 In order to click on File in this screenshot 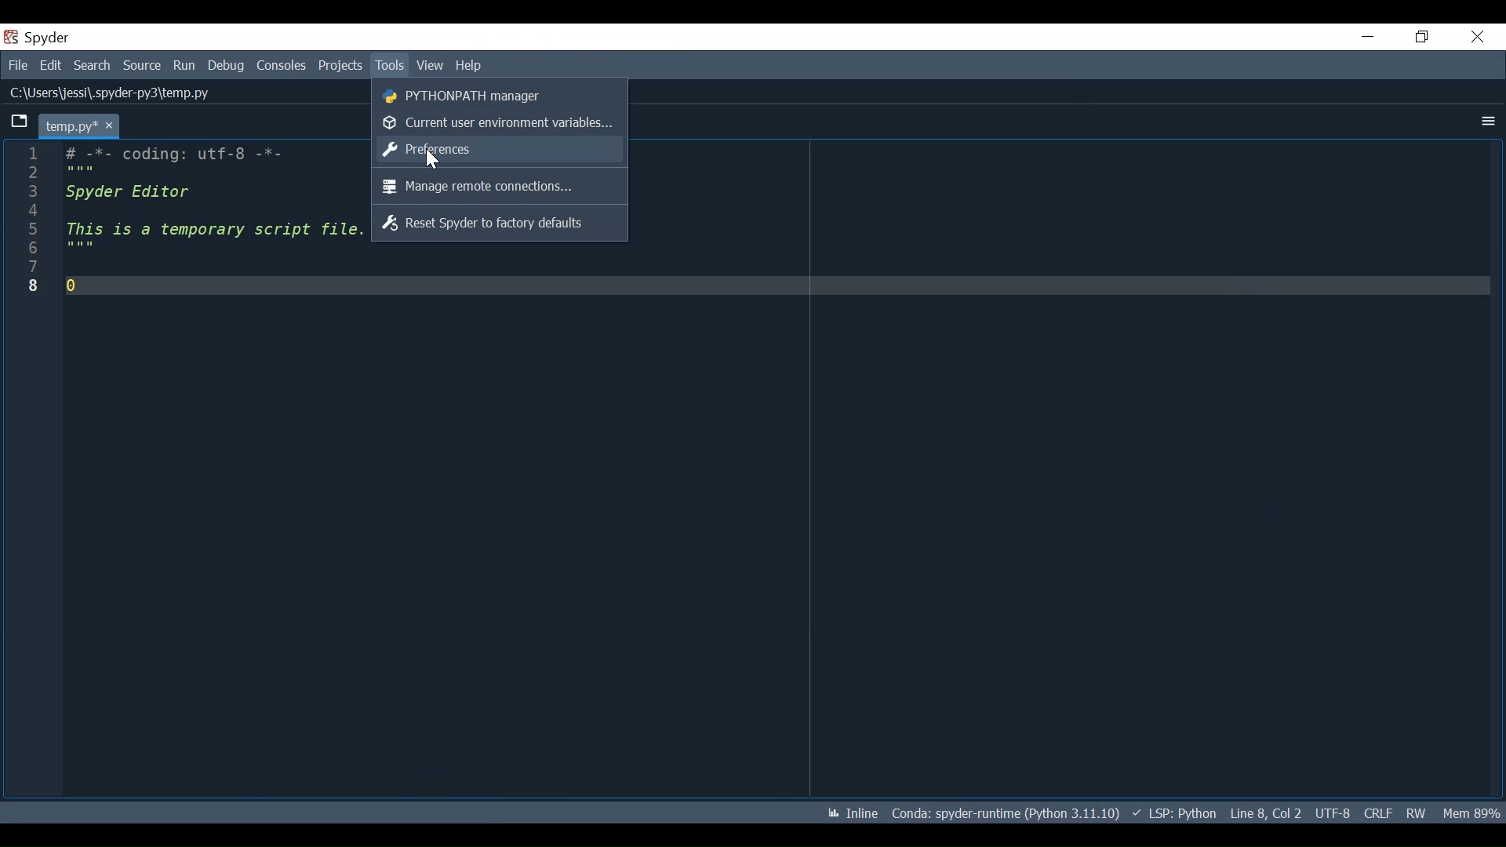, I will do `click(18, 65)`.